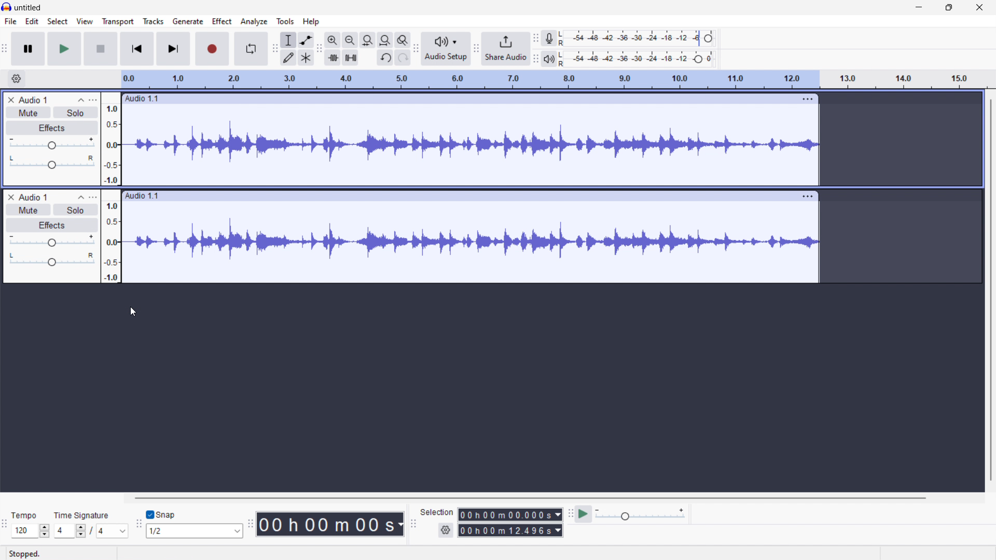 Image resolution: width=996 pixels, height=560 pixels. Describe the element at coordinates (33, 100) in the screenshot. I see `Audio` at that location.